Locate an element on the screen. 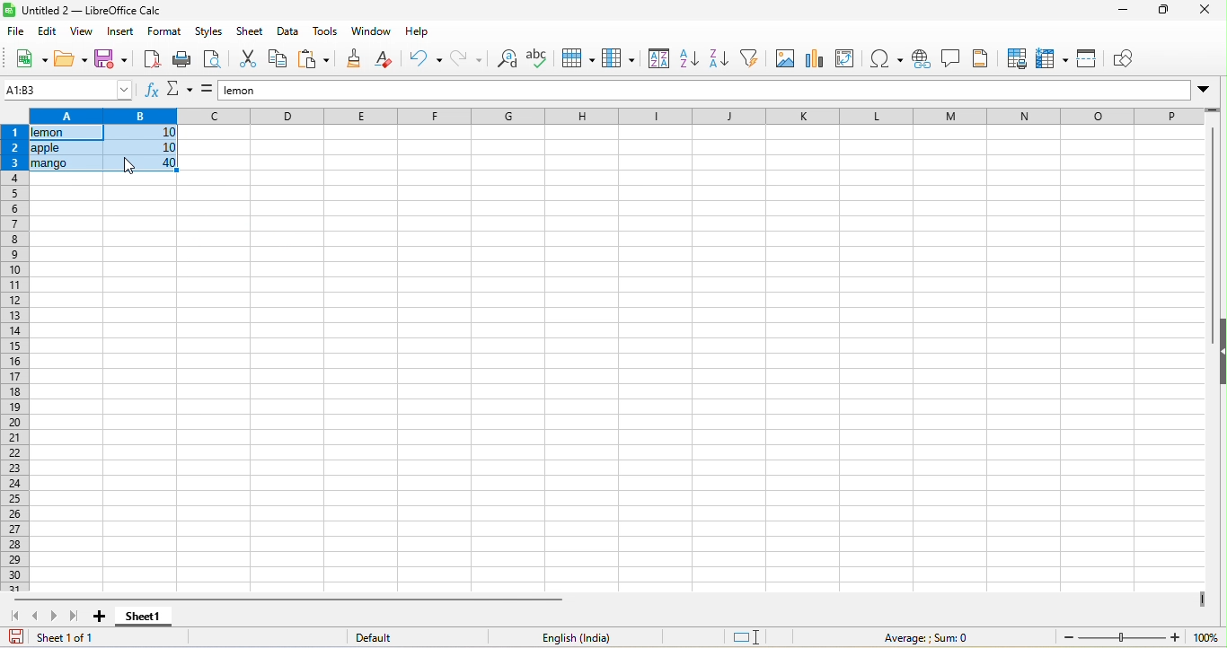 The height and width of the screenshot is (648, 1227). row is located at coordinates (582, 58).